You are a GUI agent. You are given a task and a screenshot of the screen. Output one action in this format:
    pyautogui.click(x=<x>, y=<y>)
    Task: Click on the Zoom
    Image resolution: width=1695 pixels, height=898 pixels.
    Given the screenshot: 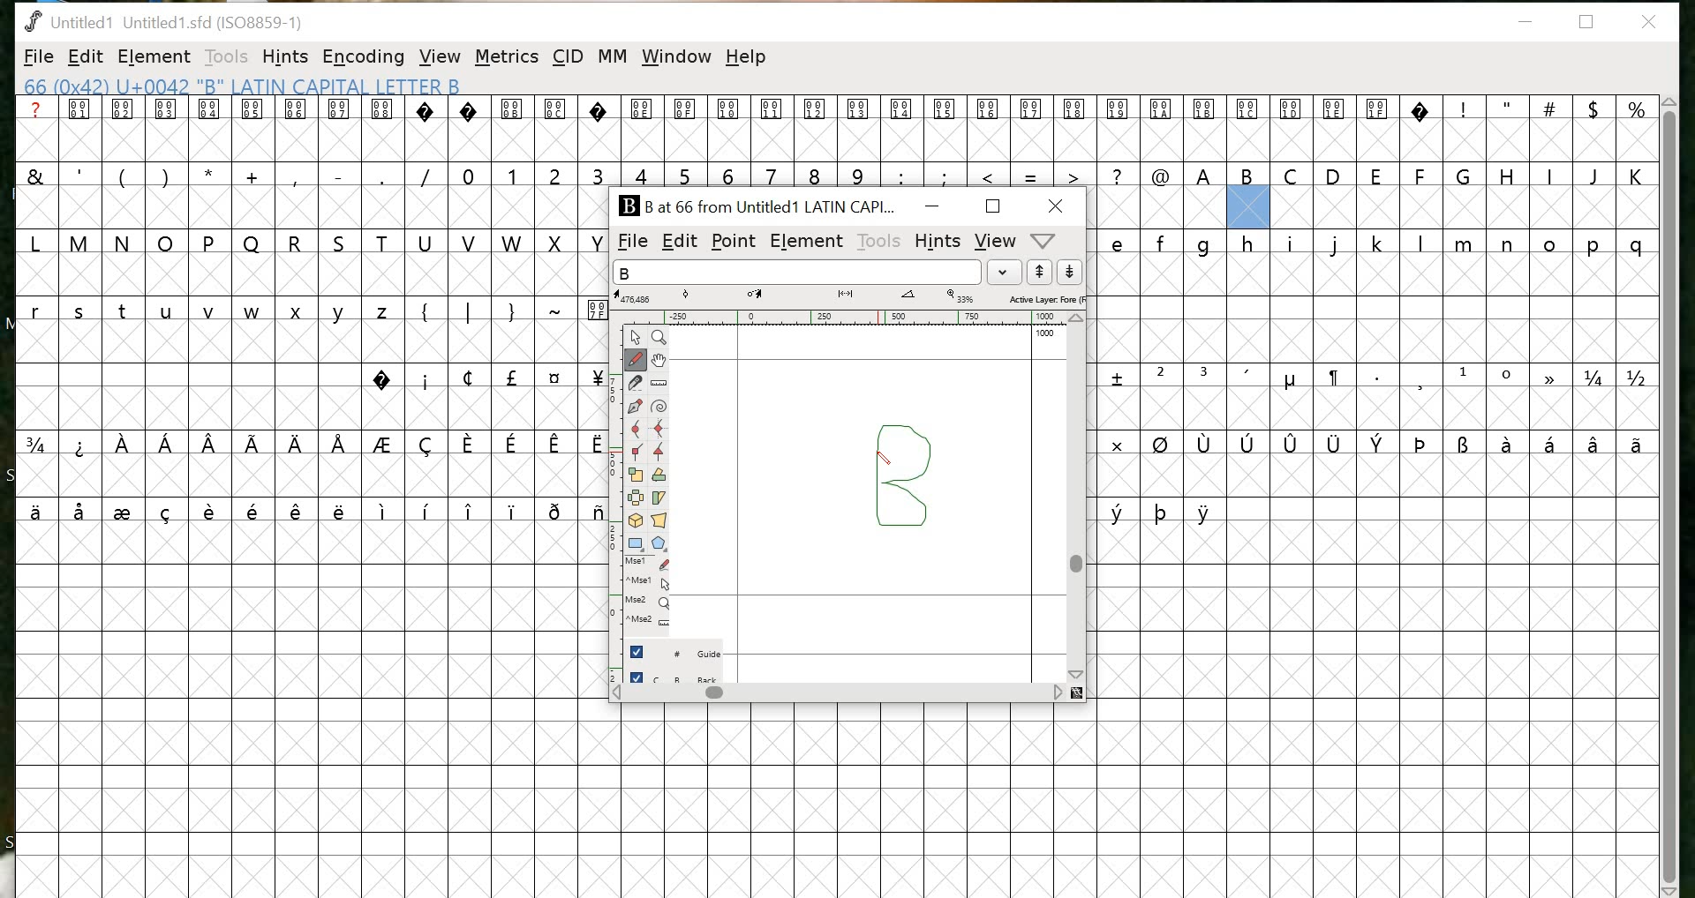 What is the action you would take?
    pyautogui.click(x=660, y=338)
    